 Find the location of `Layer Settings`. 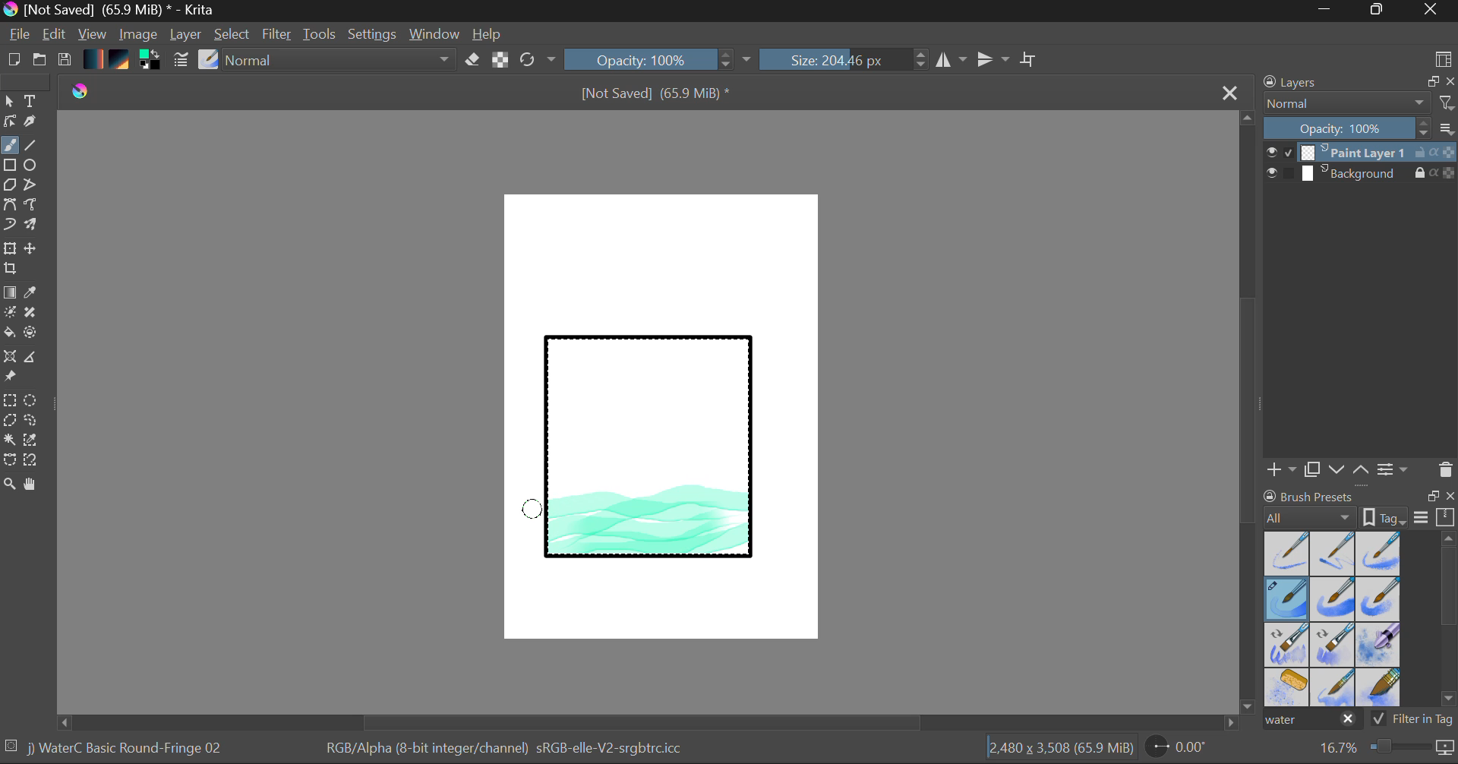

Layer Settings is located at coordinates (1393, 469).